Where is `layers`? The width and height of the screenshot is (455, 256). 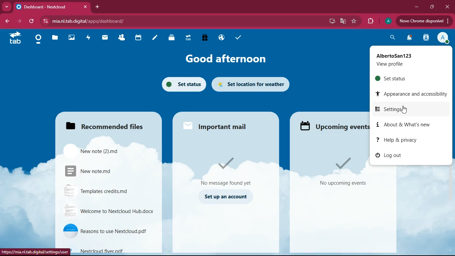 layers is located at coordinates (170, 38).